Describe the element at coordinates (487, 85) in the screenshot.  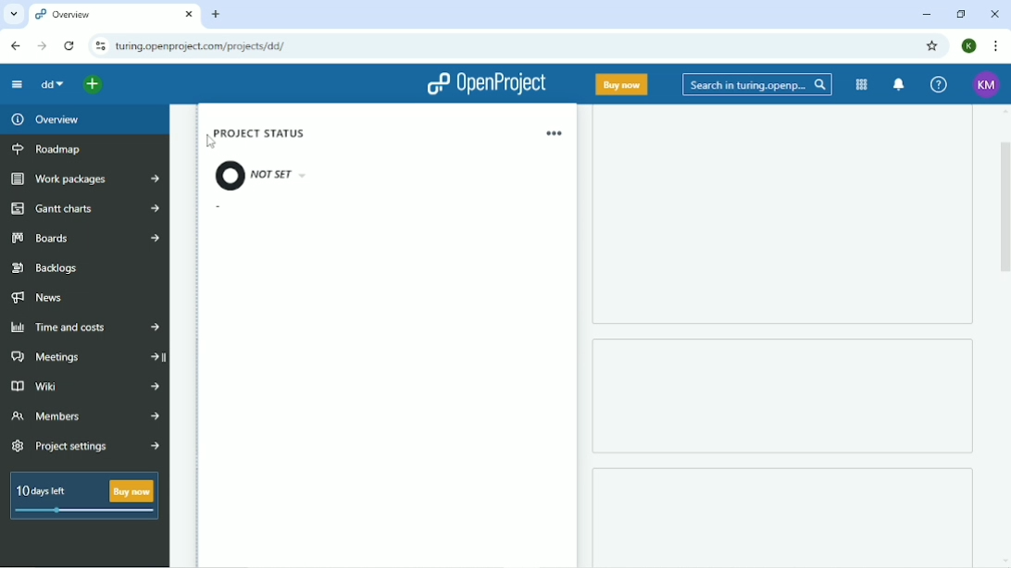
I see `OpenProject` at that location.